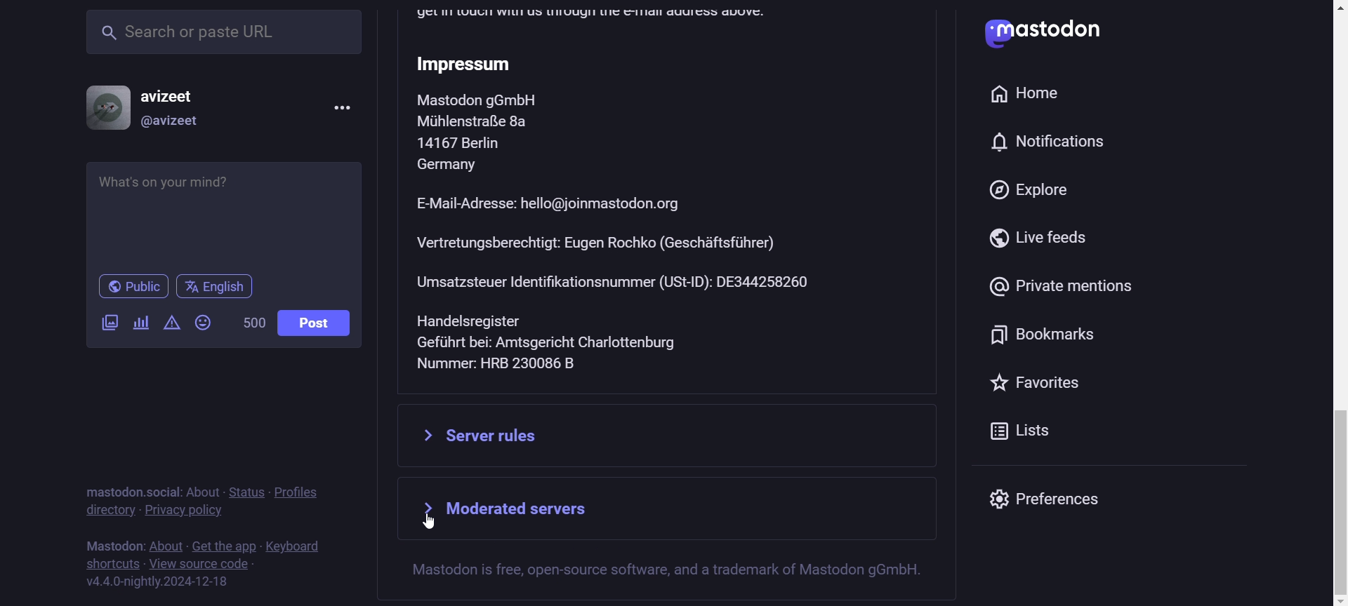 The height and width of the screenshot is (606, 1348). I want to click on text, so click(112, 542).